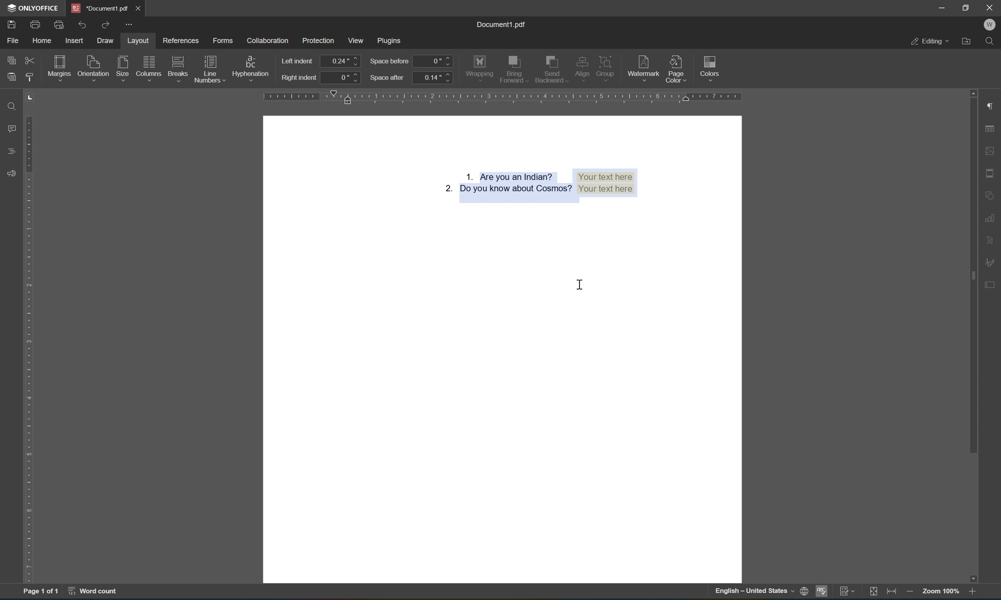  Describe the element at coordinates (250, 68) in the screenshot. I see `hypernation` at that location.